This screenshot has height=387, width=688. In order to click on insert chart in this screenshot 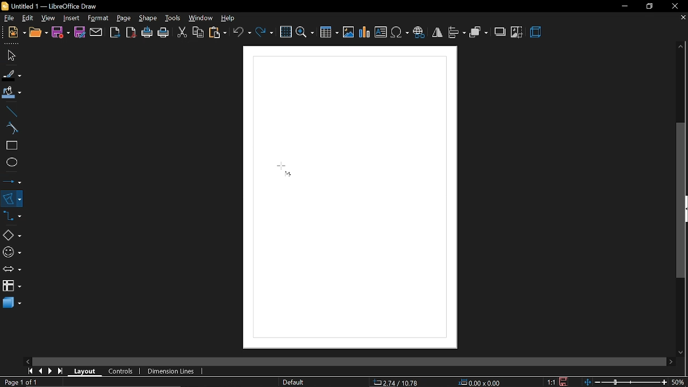, I will do `click(365, 32)`.